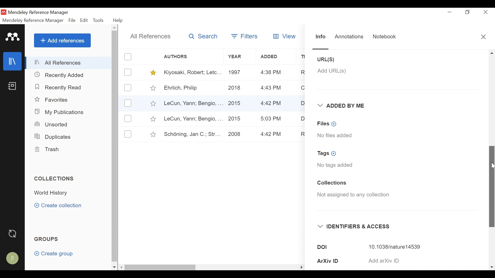 This screenshot has height=278, width=495. Describe the element at coordinates (55, 100) in the screenshot. I see `Favorites` at that location.